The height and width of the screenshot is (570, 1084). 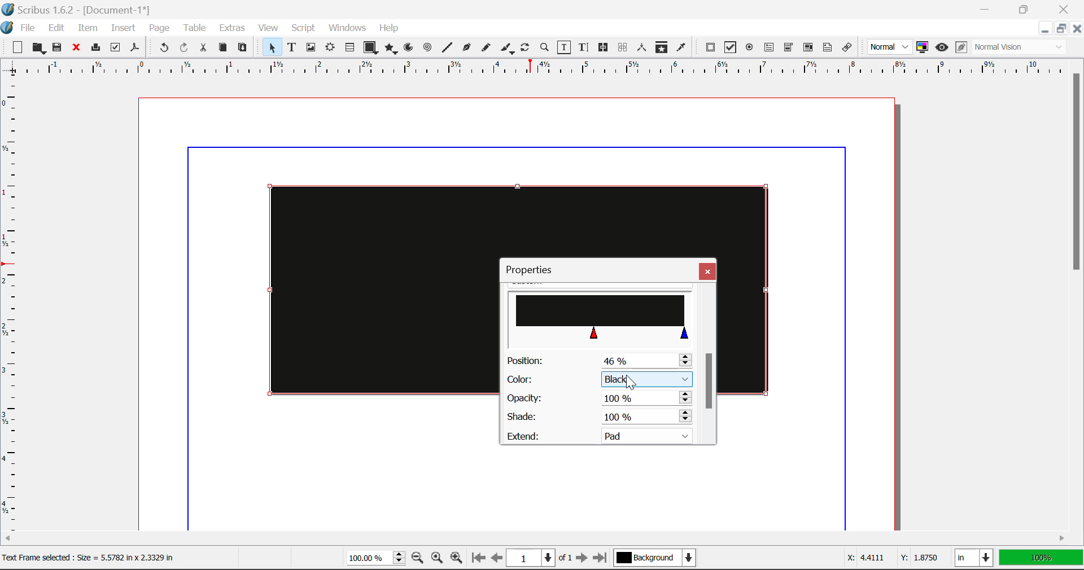 What do you see at coordinates (749, 49) in the screenshot?
I see `PDF Radio Button` at bounding box center [749, 49].